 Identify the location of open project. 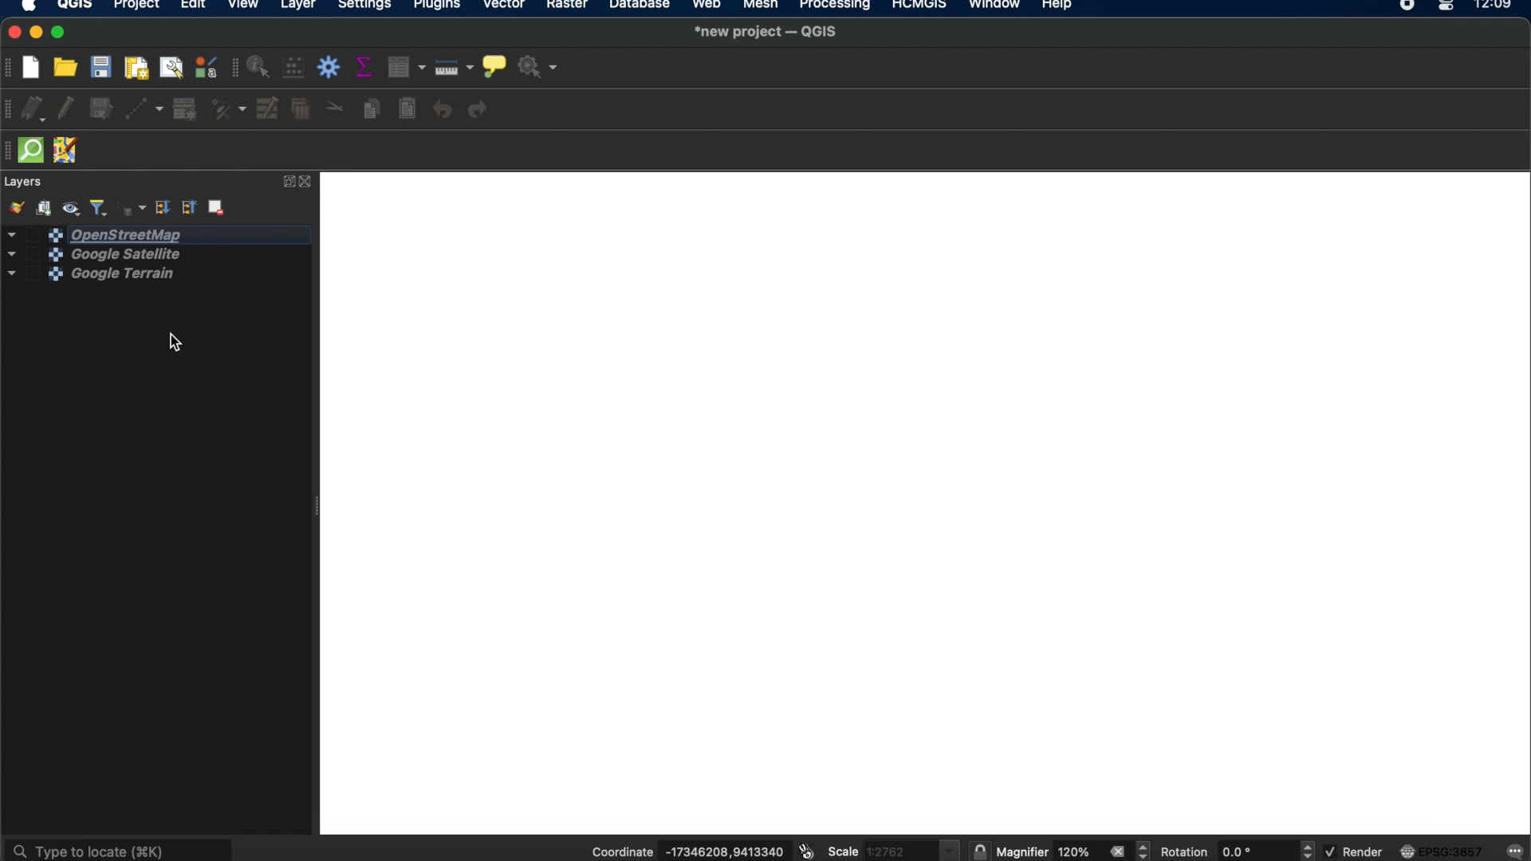
(68, 67).